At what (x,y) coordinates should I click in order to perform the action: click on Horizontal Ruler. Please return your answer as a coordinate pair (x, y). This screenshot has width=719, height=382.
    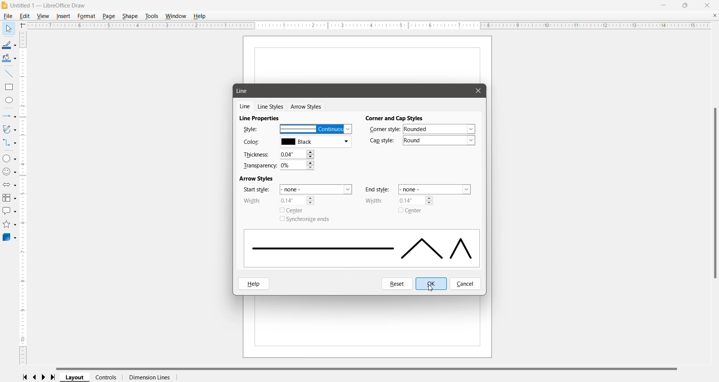
    Looking at the image, I should click on (368, 25).